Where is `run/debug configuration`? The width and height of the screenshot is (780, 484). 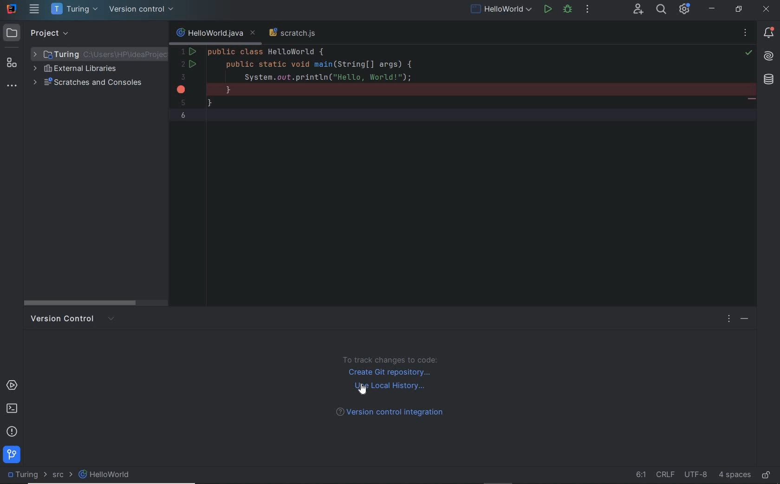 run/debug configuration is located at coordinates (500, 10).